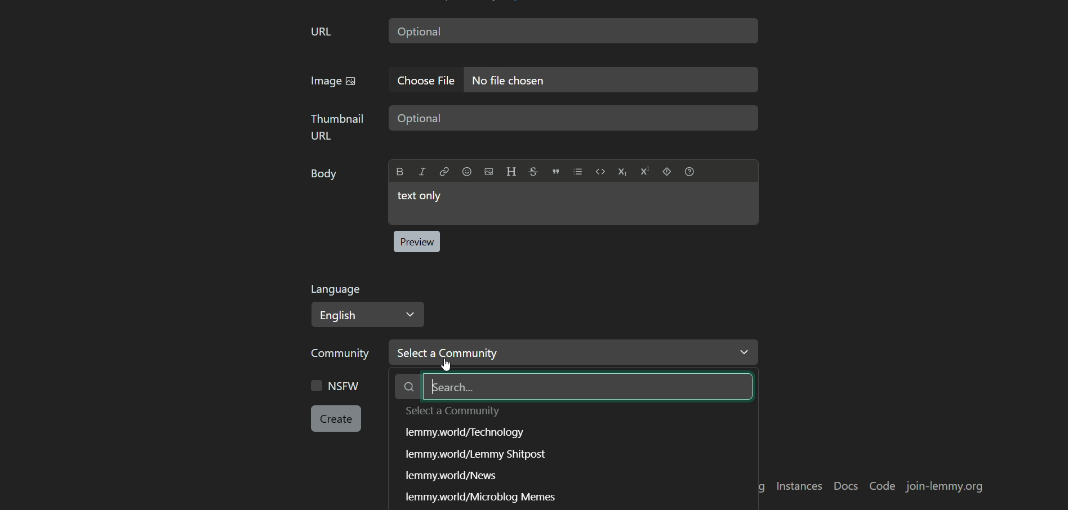 This screenshot has width=1068, height=510. I want to click on text box, so click(573, 30).